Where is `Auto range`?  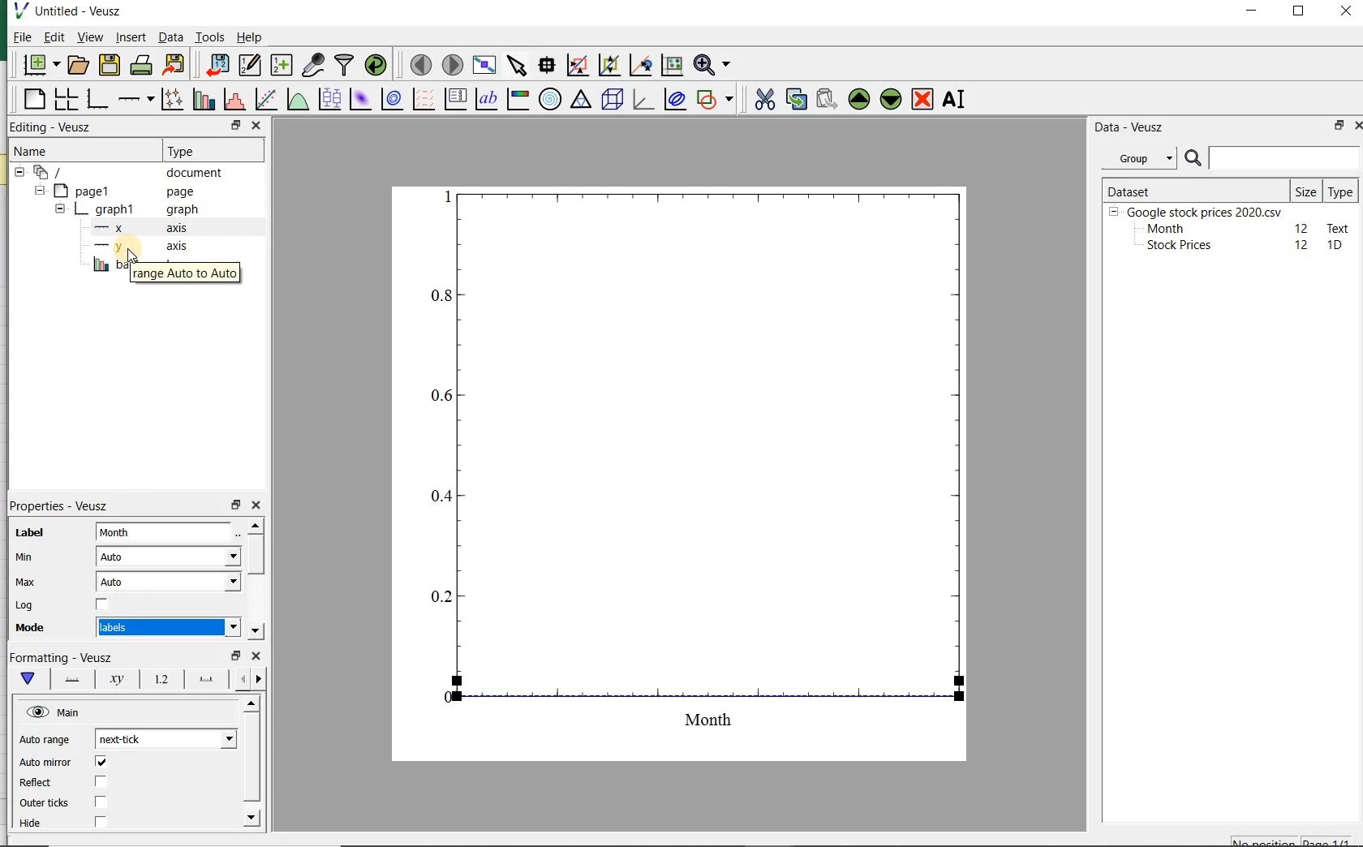
Auto range is located at coordinates (45, 741).